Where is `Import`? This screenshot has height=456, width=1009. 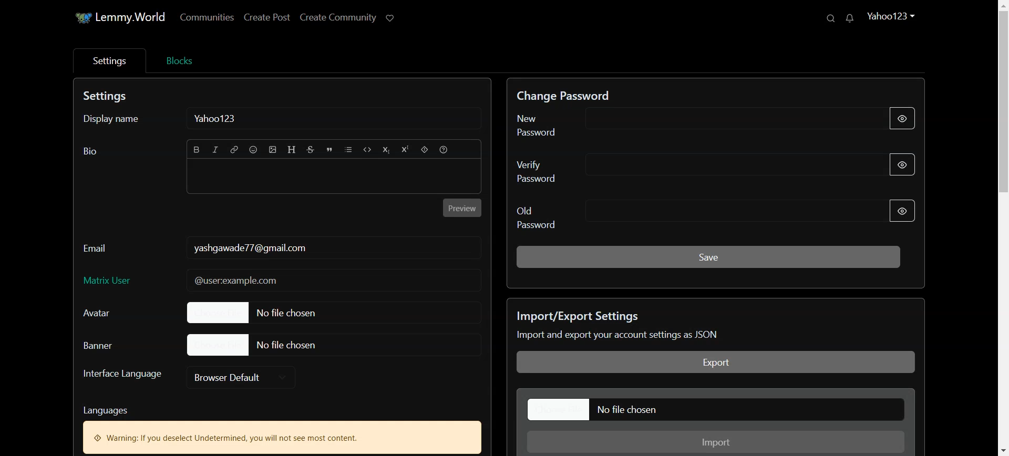 Import is located at coordinates (717, 442).